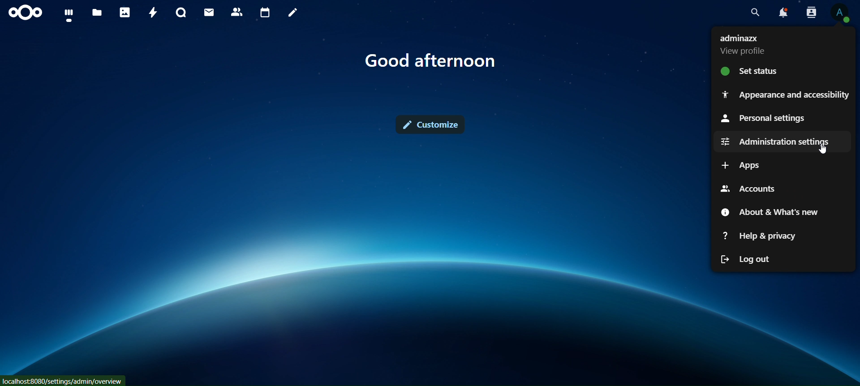 Image resolution: width=860 pixels, height=386 pixels. I want to click on notifications, so click(782, 13).